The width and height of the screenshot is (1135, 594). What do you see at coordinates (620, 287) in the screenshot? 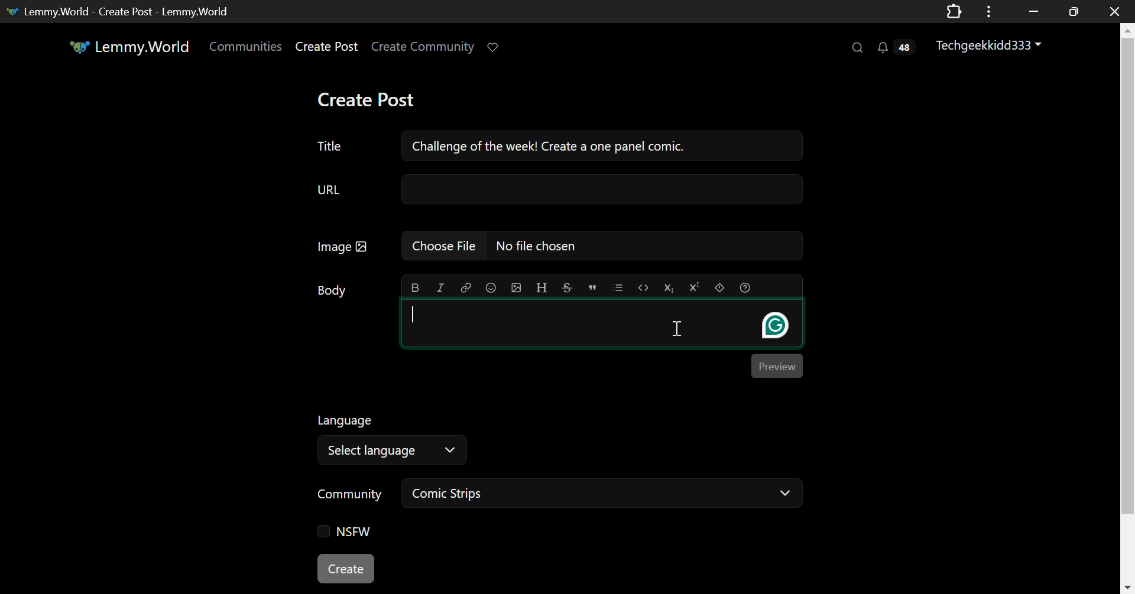
I see `list` at bounding box center [620, 287].